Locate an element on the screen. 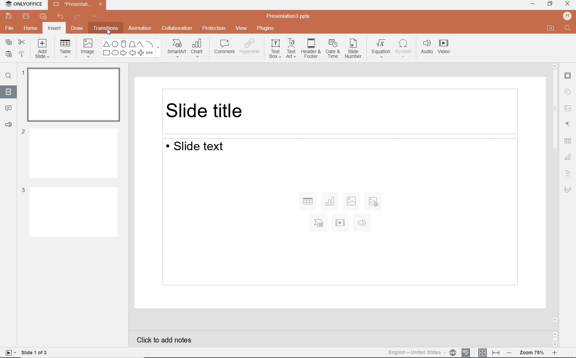  PLUS SIGN is located at coordinates (141, 53).